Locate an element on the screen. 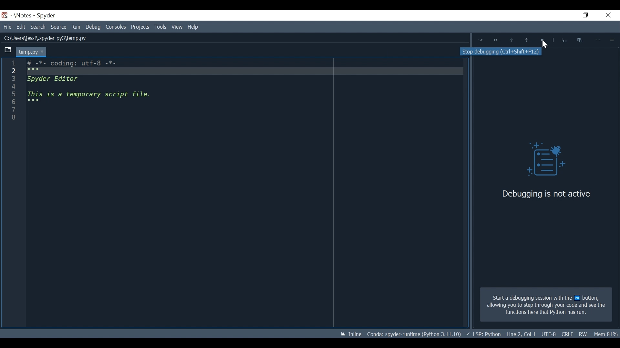 The width and height of the screenshot is (620, 348). Debug is located at coordinates (541, 161).